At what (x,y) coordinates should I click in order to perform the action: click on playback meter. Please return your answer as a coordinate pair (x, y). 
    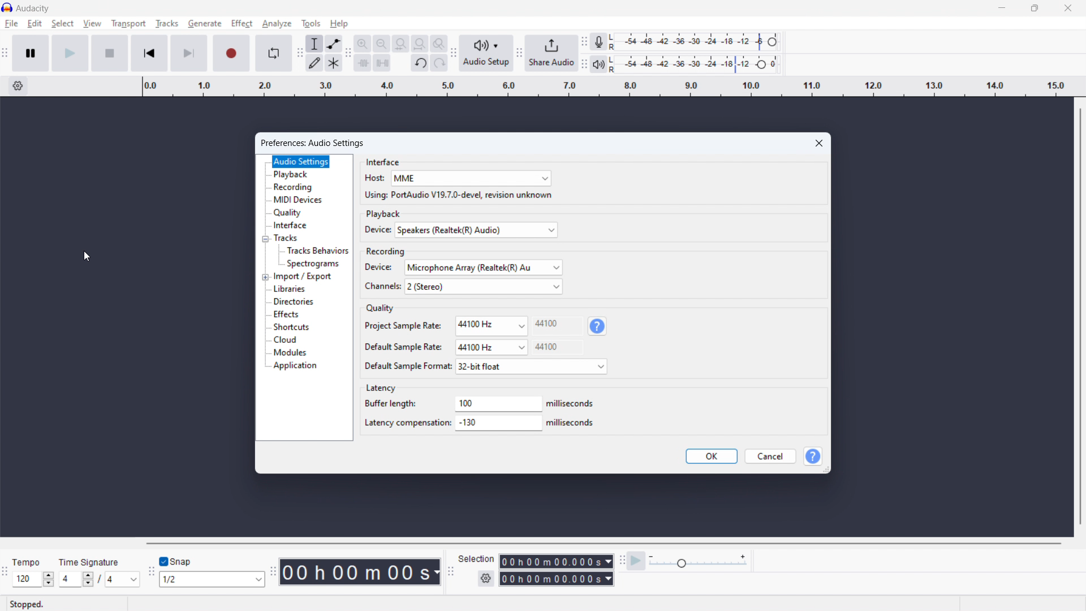
    Looking at the image, I should click on (599, 64).